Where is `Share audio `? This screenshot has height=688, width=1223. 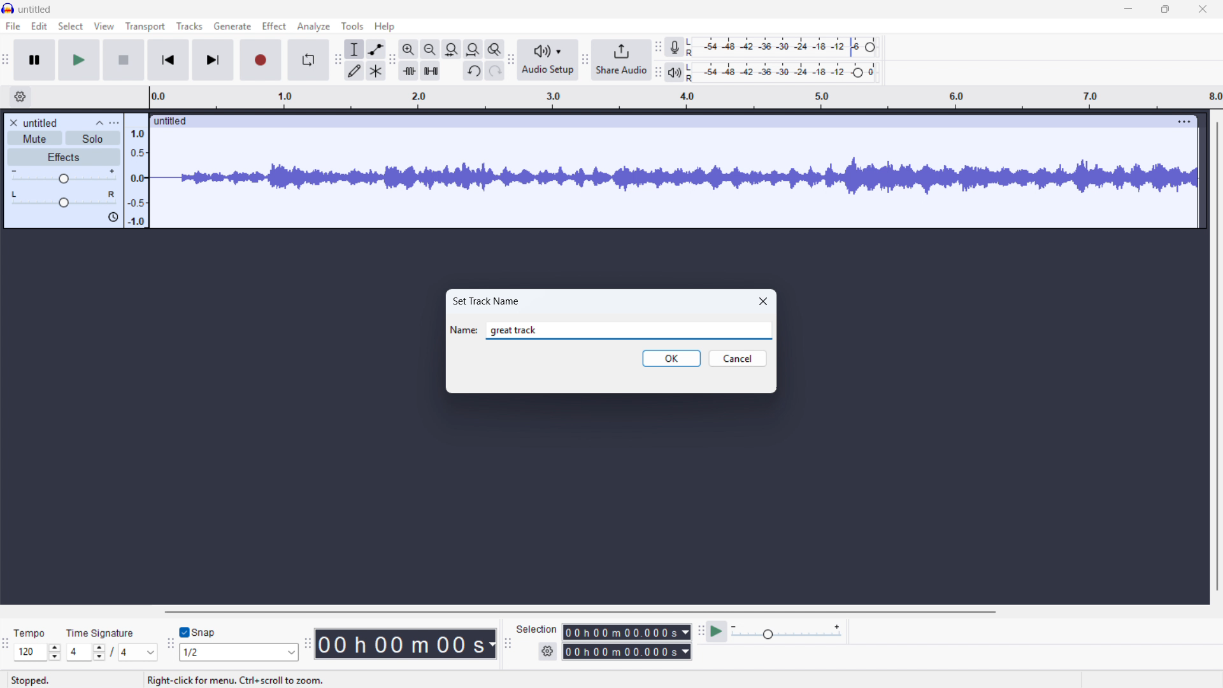
Share audio  is located at coordinates (622, 61).